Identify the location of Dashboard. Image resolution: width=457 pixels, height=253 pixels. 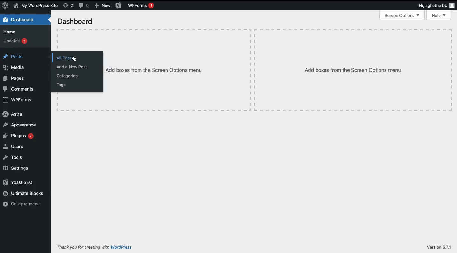
(75, 21).